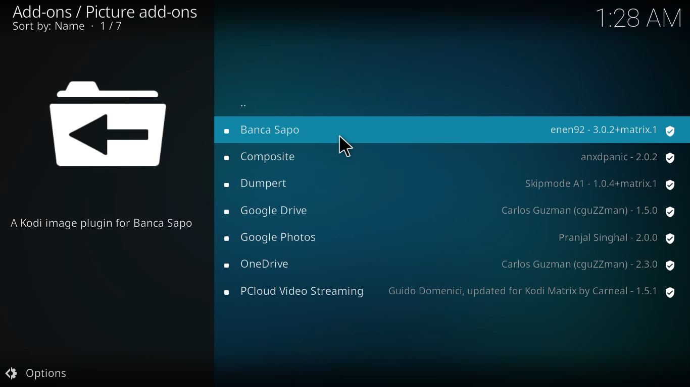 Image resolution: width=690 pixels, height=387 pixels. What do you see at coordinates (346, 147) in the screenshot?
I see `cursor` at bounding box center [346, 147].